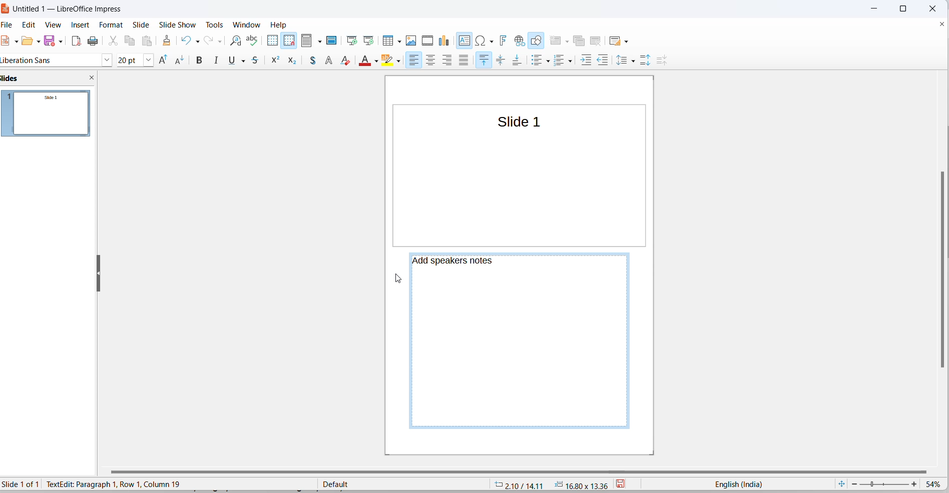  I want to click on snap to grid, so click(289, 41).